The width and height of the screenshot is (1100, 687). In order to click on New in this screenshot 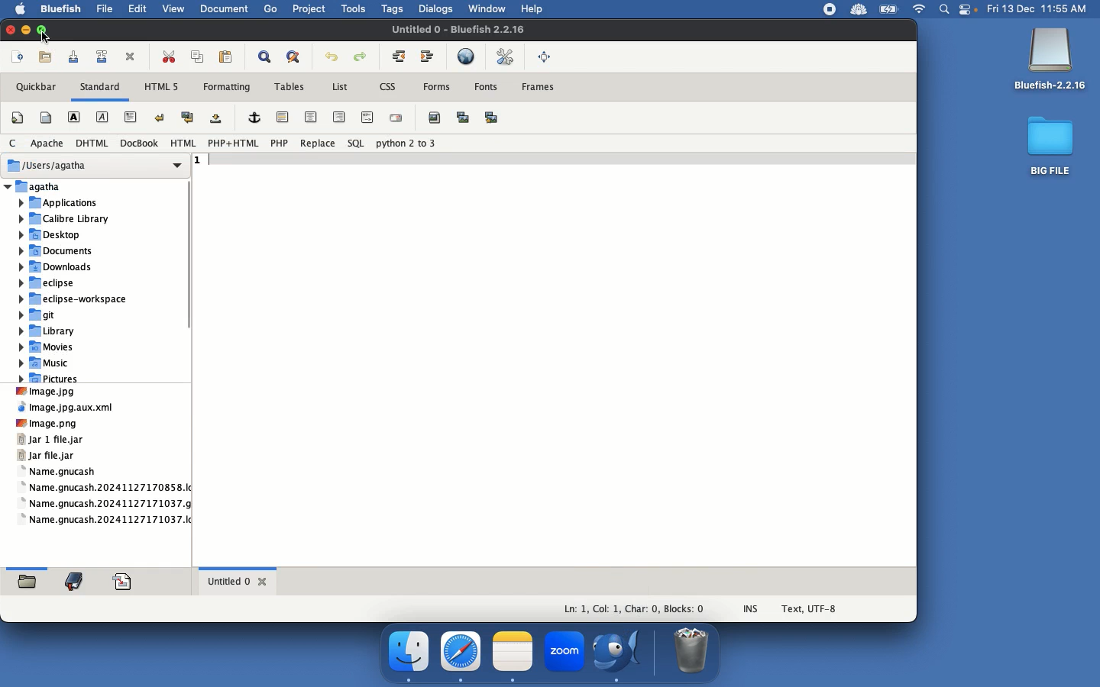, I will do `click(19, 56)`.